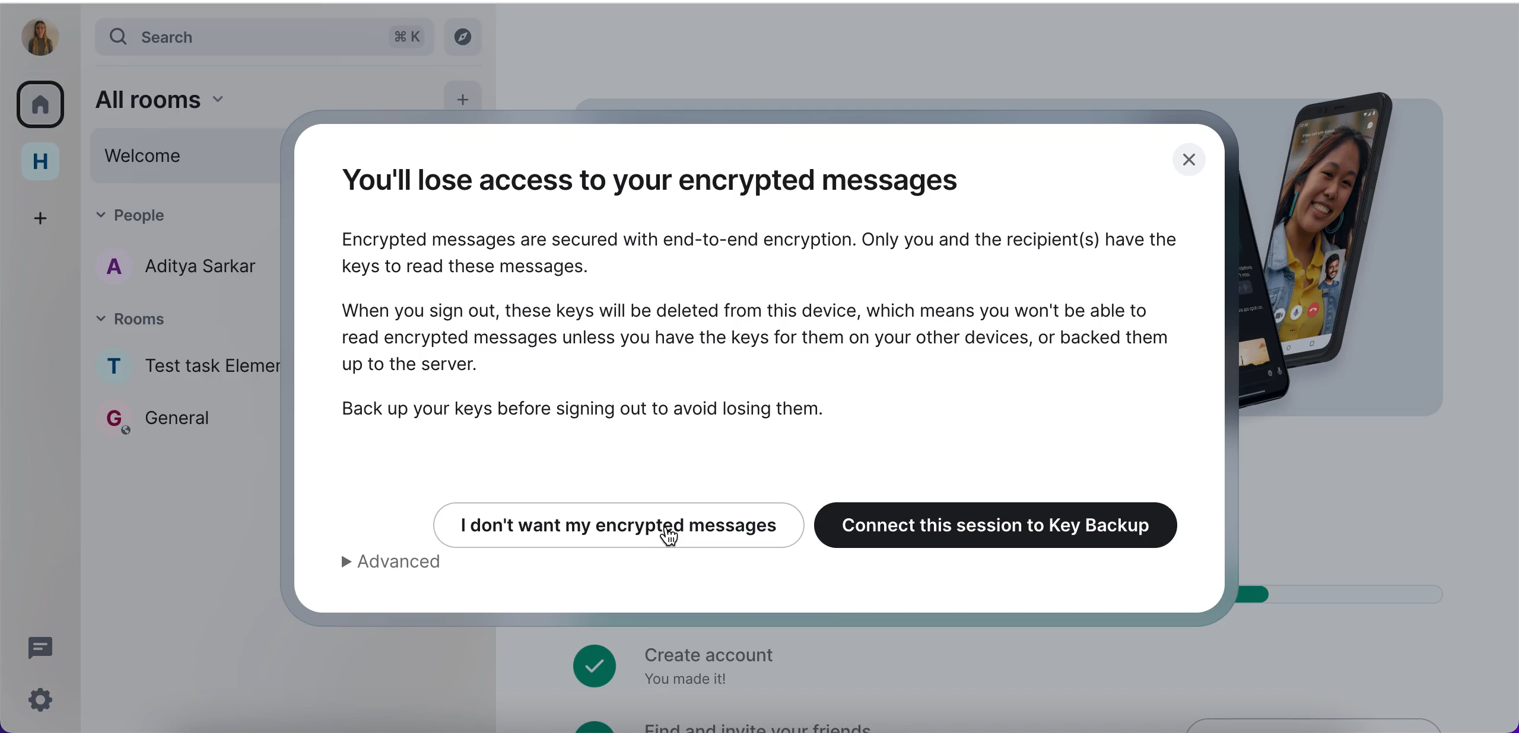 This screenshot has width=1519, height=733. I want to click on complete account you made it, so click(675, 664).